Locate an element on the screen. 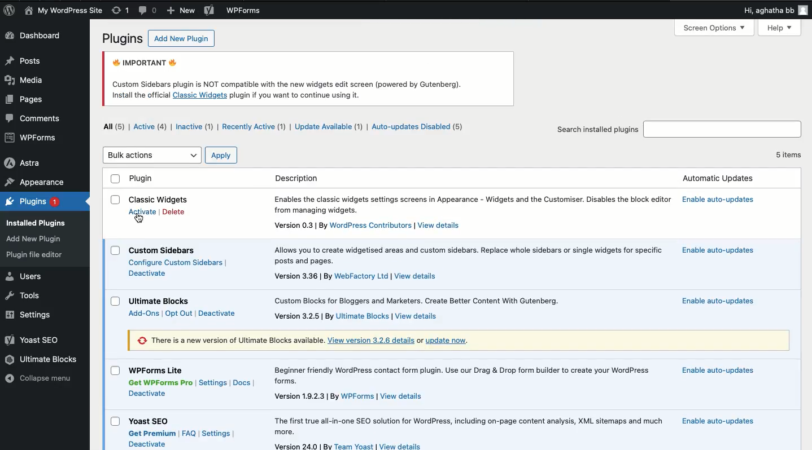  version is located at coordinates (304, 316).